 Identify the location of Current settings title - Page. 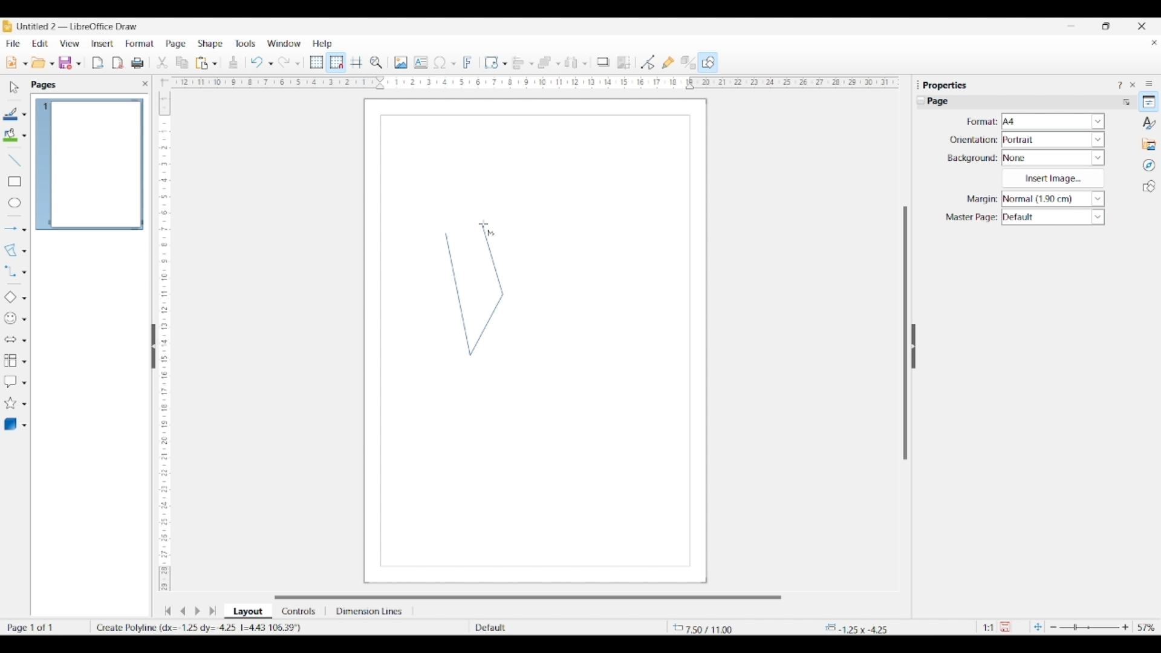
(943, 103).